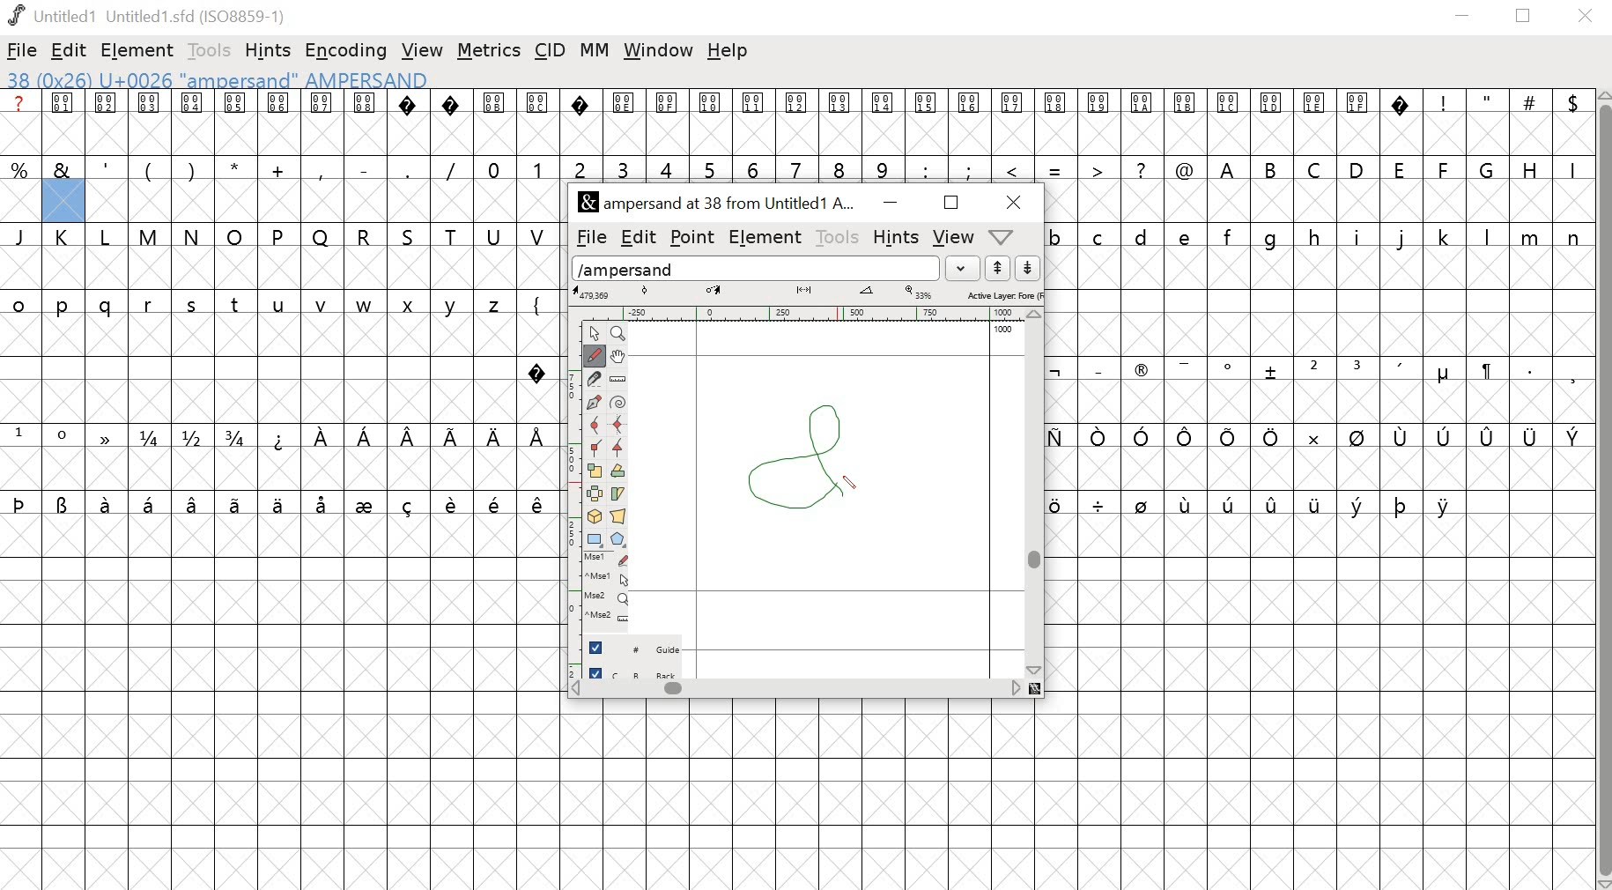 This screenshot has width=1612, height=890. What do you see at coordinates (1185, 367) in the screenshot?
I see `symbol` at bounding box center [1185, 367].